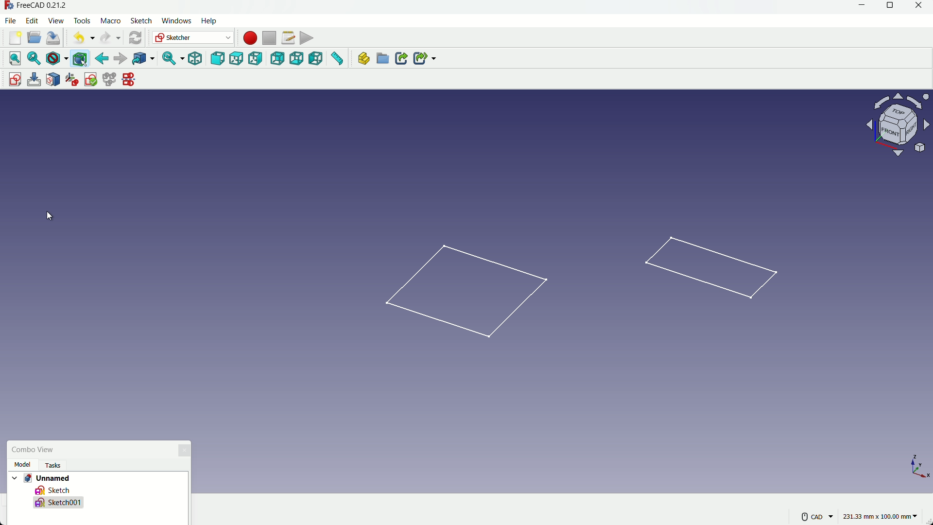 This screenshot has width=933, height=525. I want to click on app name - FreeCAD 0.21.2, so click(36, 5).